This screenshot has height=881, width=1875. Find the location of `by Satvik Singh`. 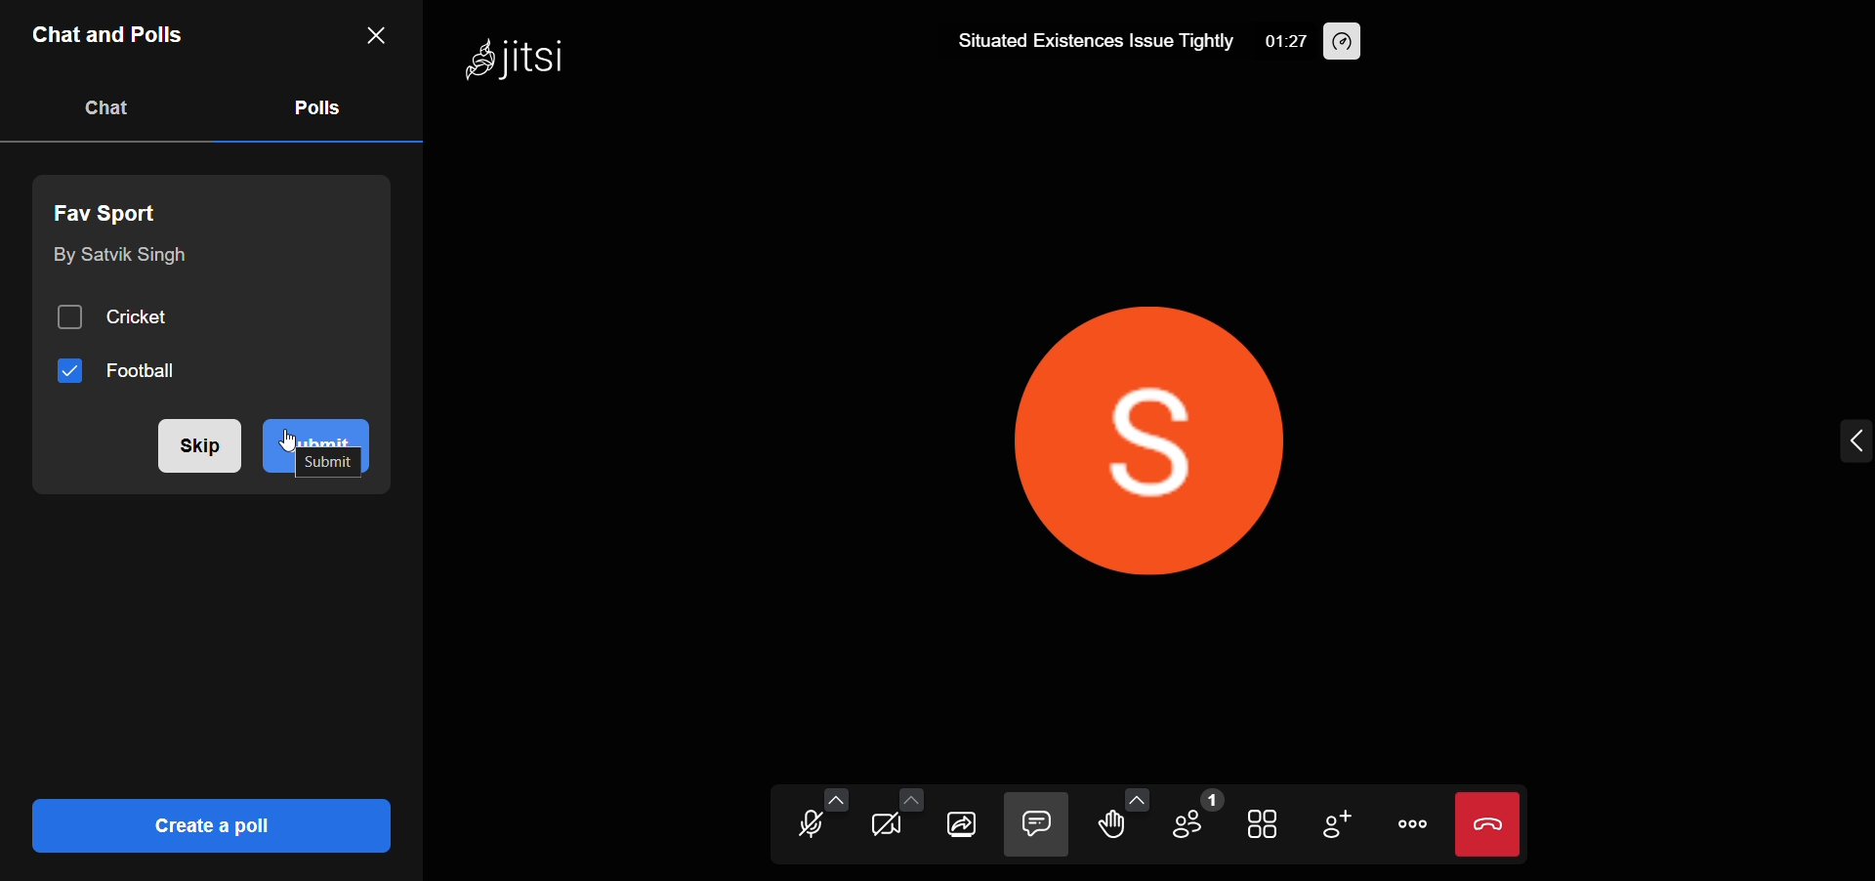

by Satvik Singh is located at coordinates (118, 259).